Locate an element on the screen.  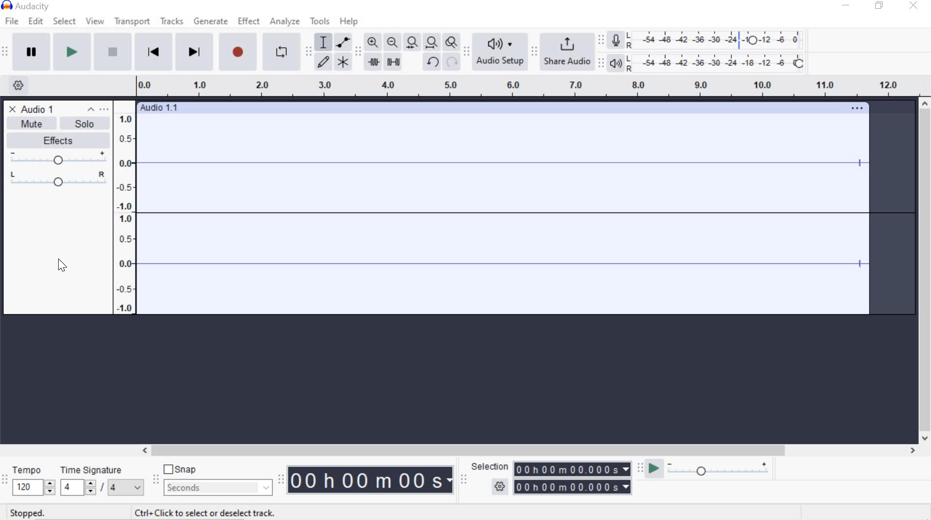
CLOSE is located at coordinates (11, 108).